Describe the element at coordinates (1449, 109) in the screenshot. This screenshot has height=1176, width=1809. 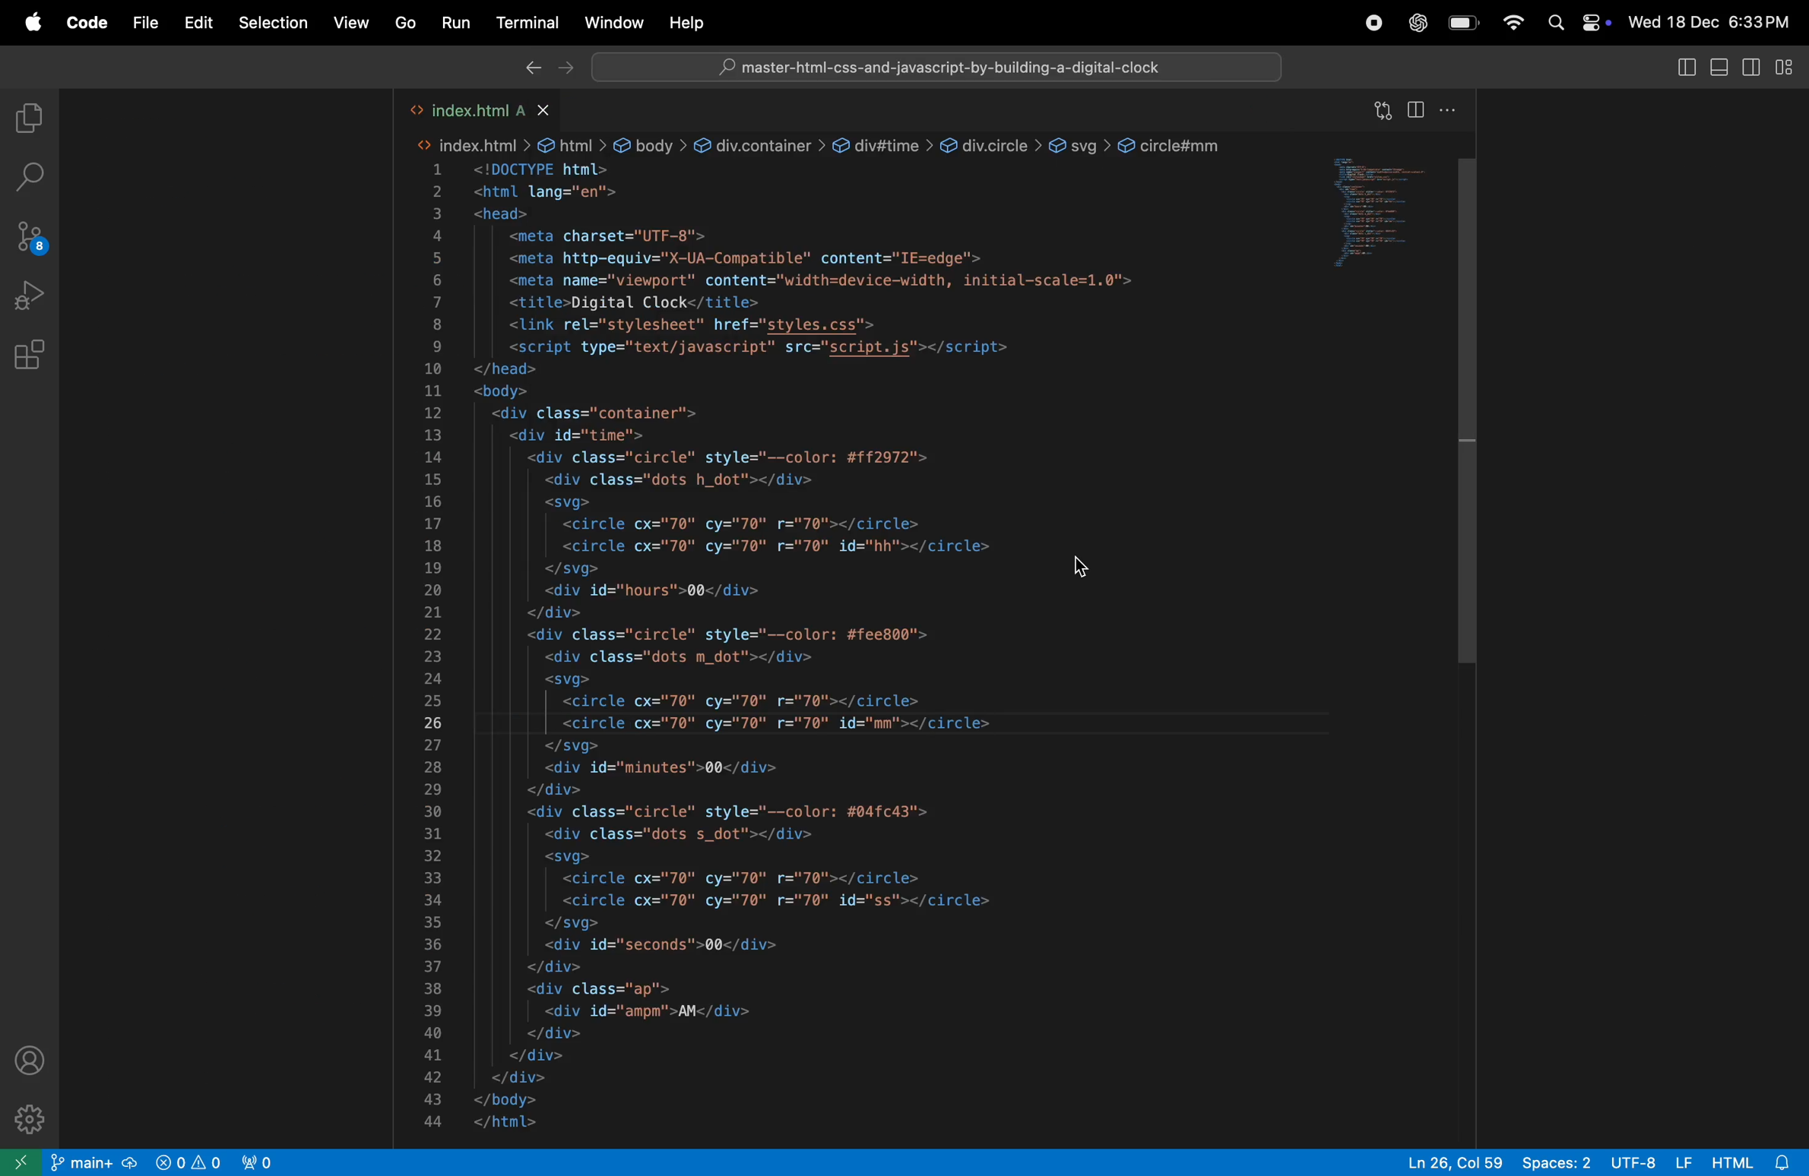
I see `options` at that location.